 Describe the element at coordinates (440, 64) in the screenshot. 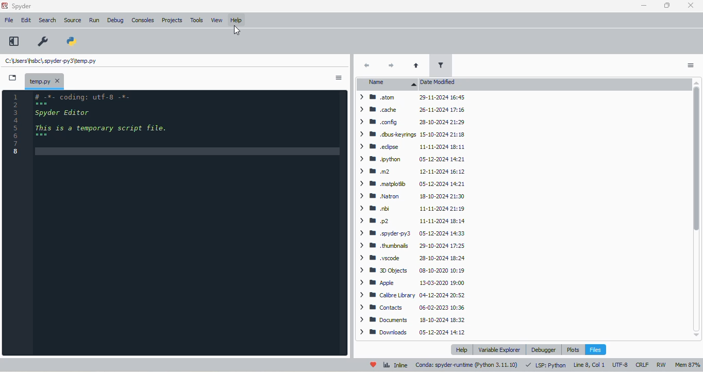

I see `filter` at that location.